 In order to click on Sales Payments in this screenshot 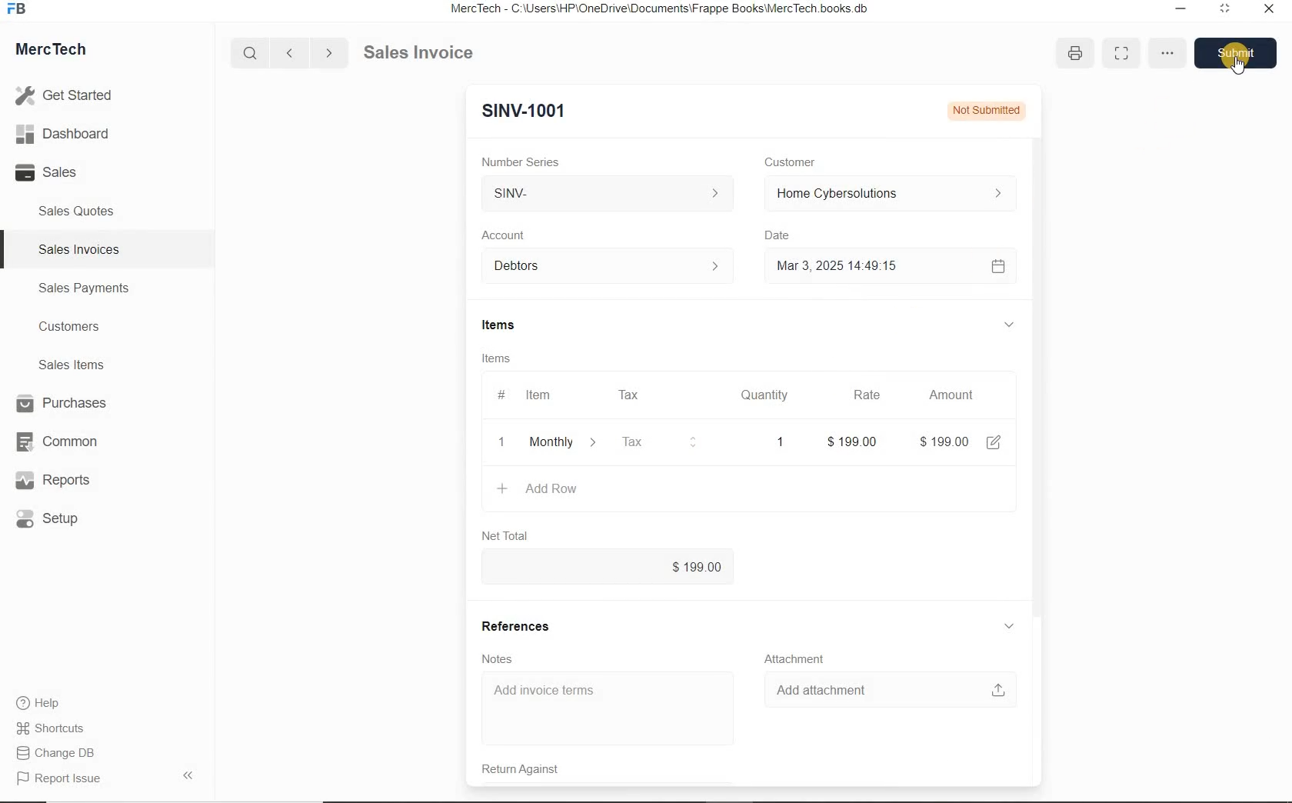, I will do `click(82, 288)`.